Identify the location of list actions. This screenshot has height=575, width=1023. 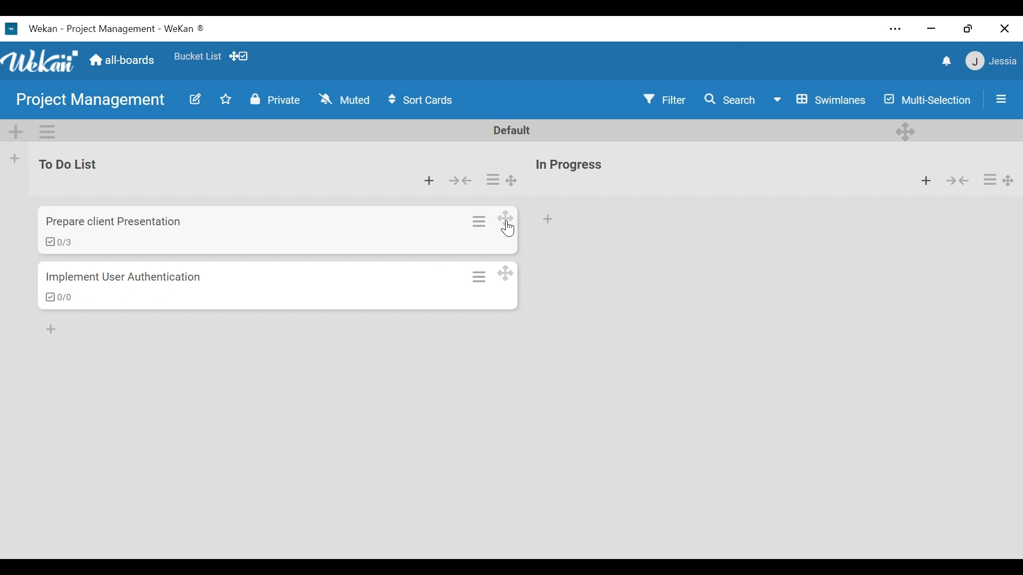
(493, 180).